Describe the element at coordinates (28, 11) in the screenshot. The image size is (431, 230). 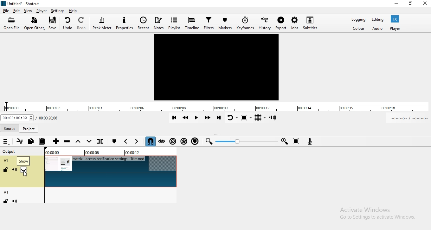
I see `View` at that location.